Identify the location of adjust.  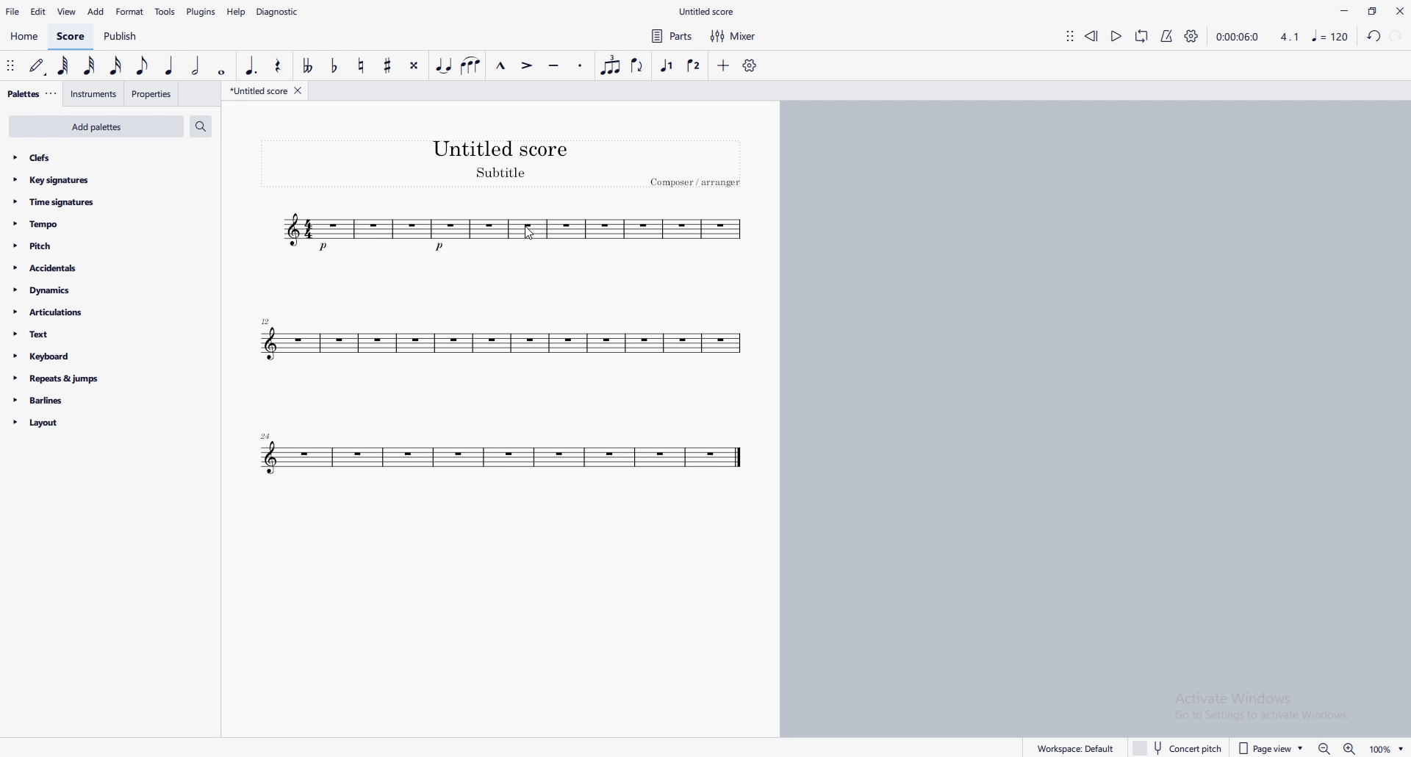
(54, 93).